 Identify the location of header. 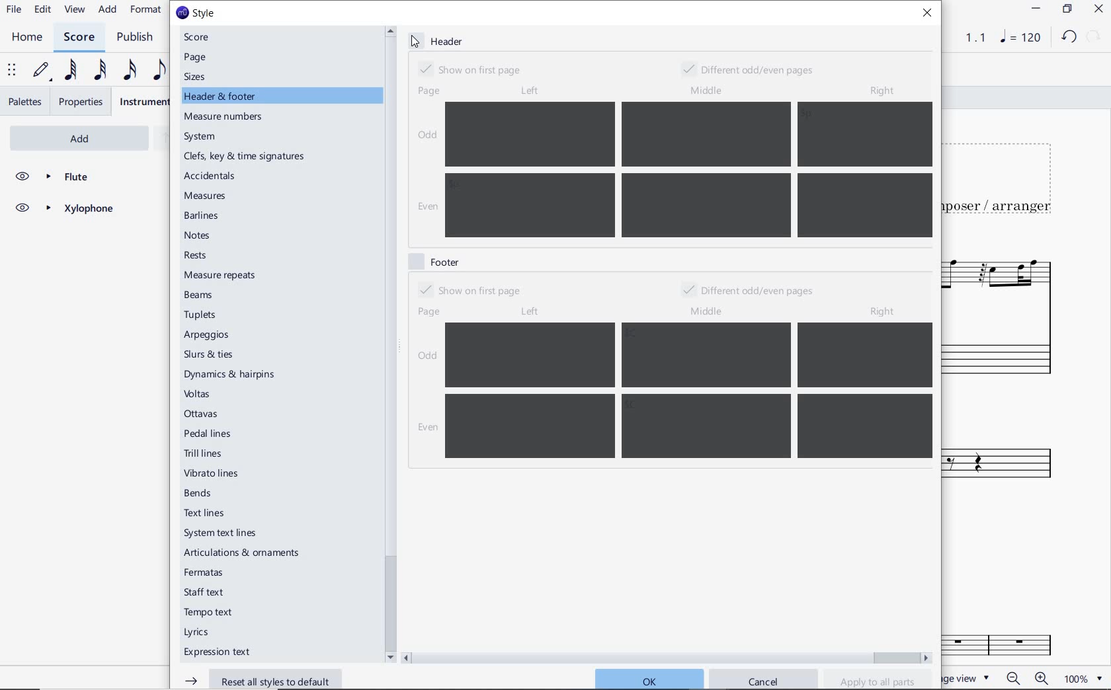
(439, 42).